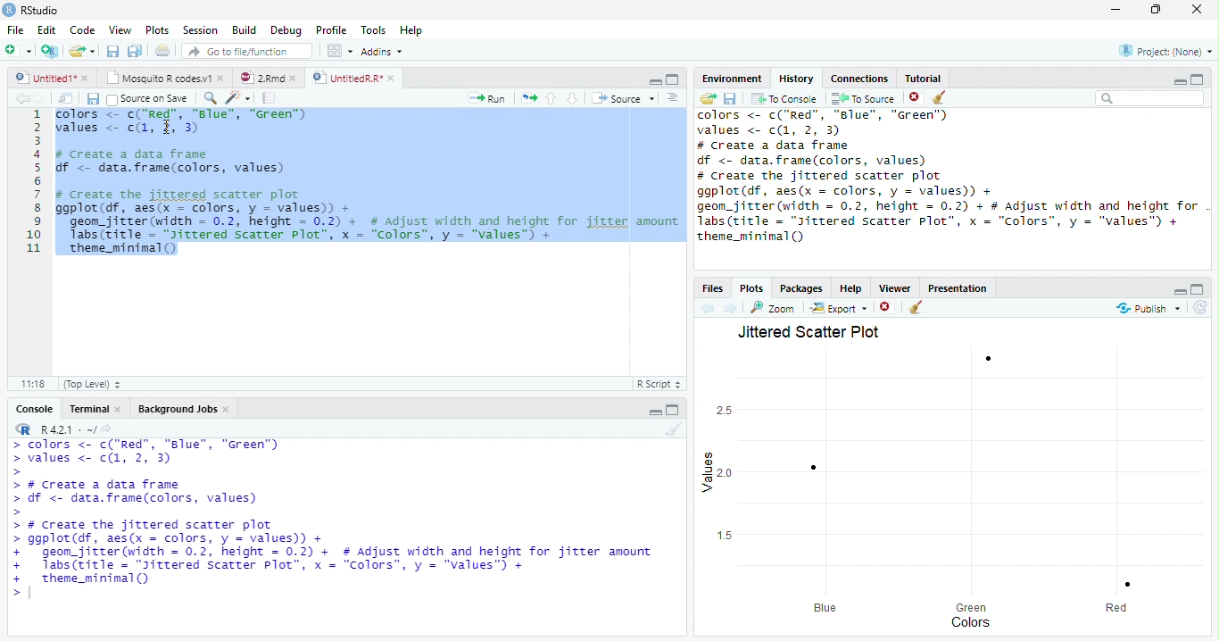 This screenshot has height=641, width=1219. What do you see at coordinates (411, 29) in the screenshot?
I see `Help` at bounding box center [411, 29].